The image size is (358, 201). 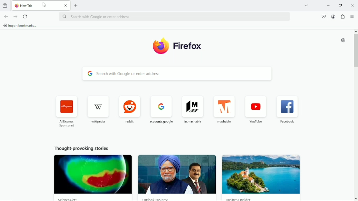 What do you see at coordinates (177, 74) in the screenshot?
I see `search bar` at bounding box center [177, 74].